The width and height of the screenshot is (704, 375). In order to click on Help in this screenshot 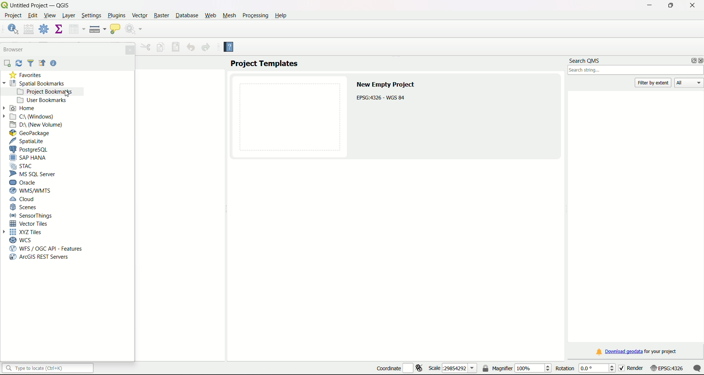, I will do `click(54, 64)`.